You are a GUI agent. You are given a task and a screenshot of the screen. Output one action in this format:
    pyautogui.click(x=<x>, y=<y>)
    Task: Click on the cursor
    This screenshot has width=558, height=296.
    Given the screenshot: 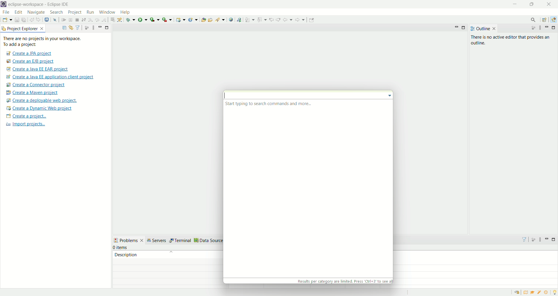 What is the action you would take?
    pyautogui.click(x=227, y=95)
    